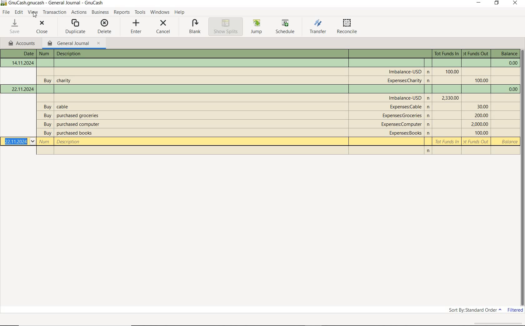 This screenshot has height=326, width=525. What do you see at coordinates (522, 177) in the screenshot?
I see `SCROLLBAR` at bounding box center [522, 177].